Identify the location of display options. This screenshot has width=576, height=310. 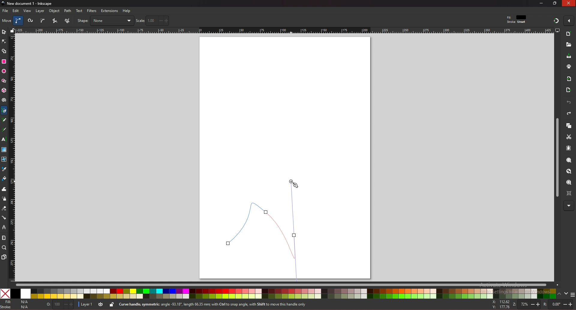
(557, 30).